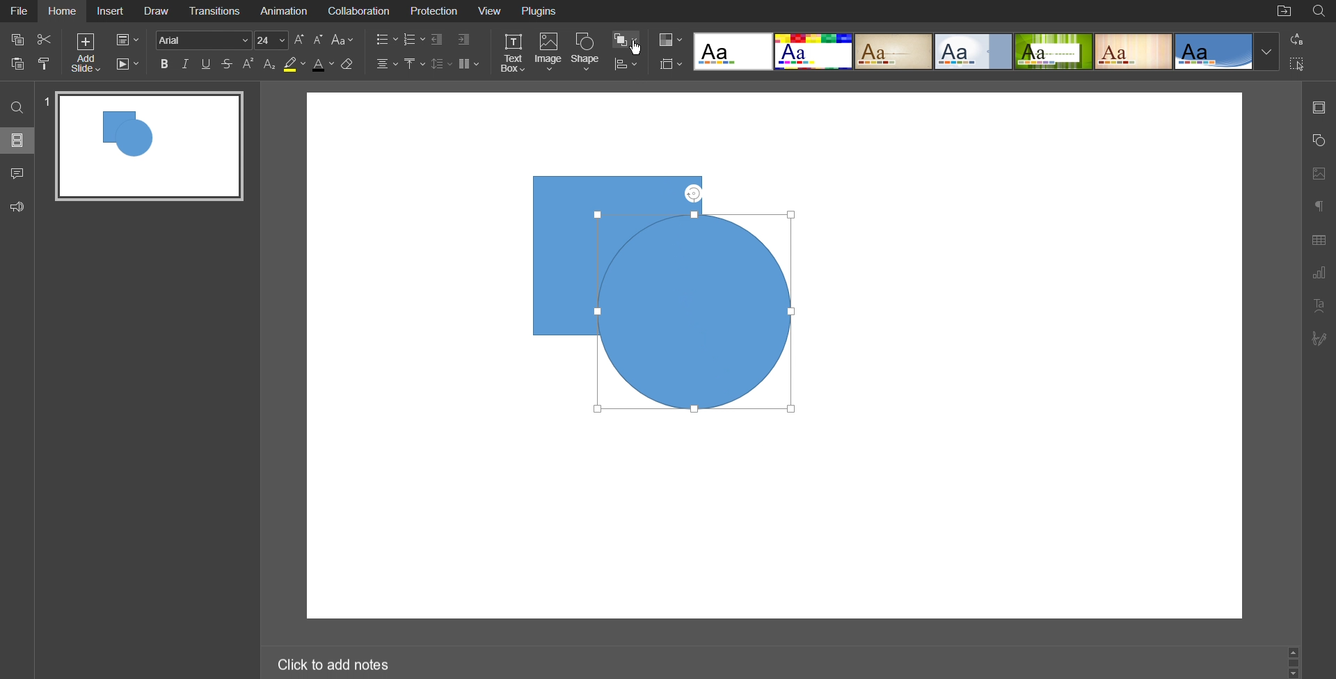  Describe the element at coordinates (1284, 10) in the screenshot. I see `Open File Location` at that location.